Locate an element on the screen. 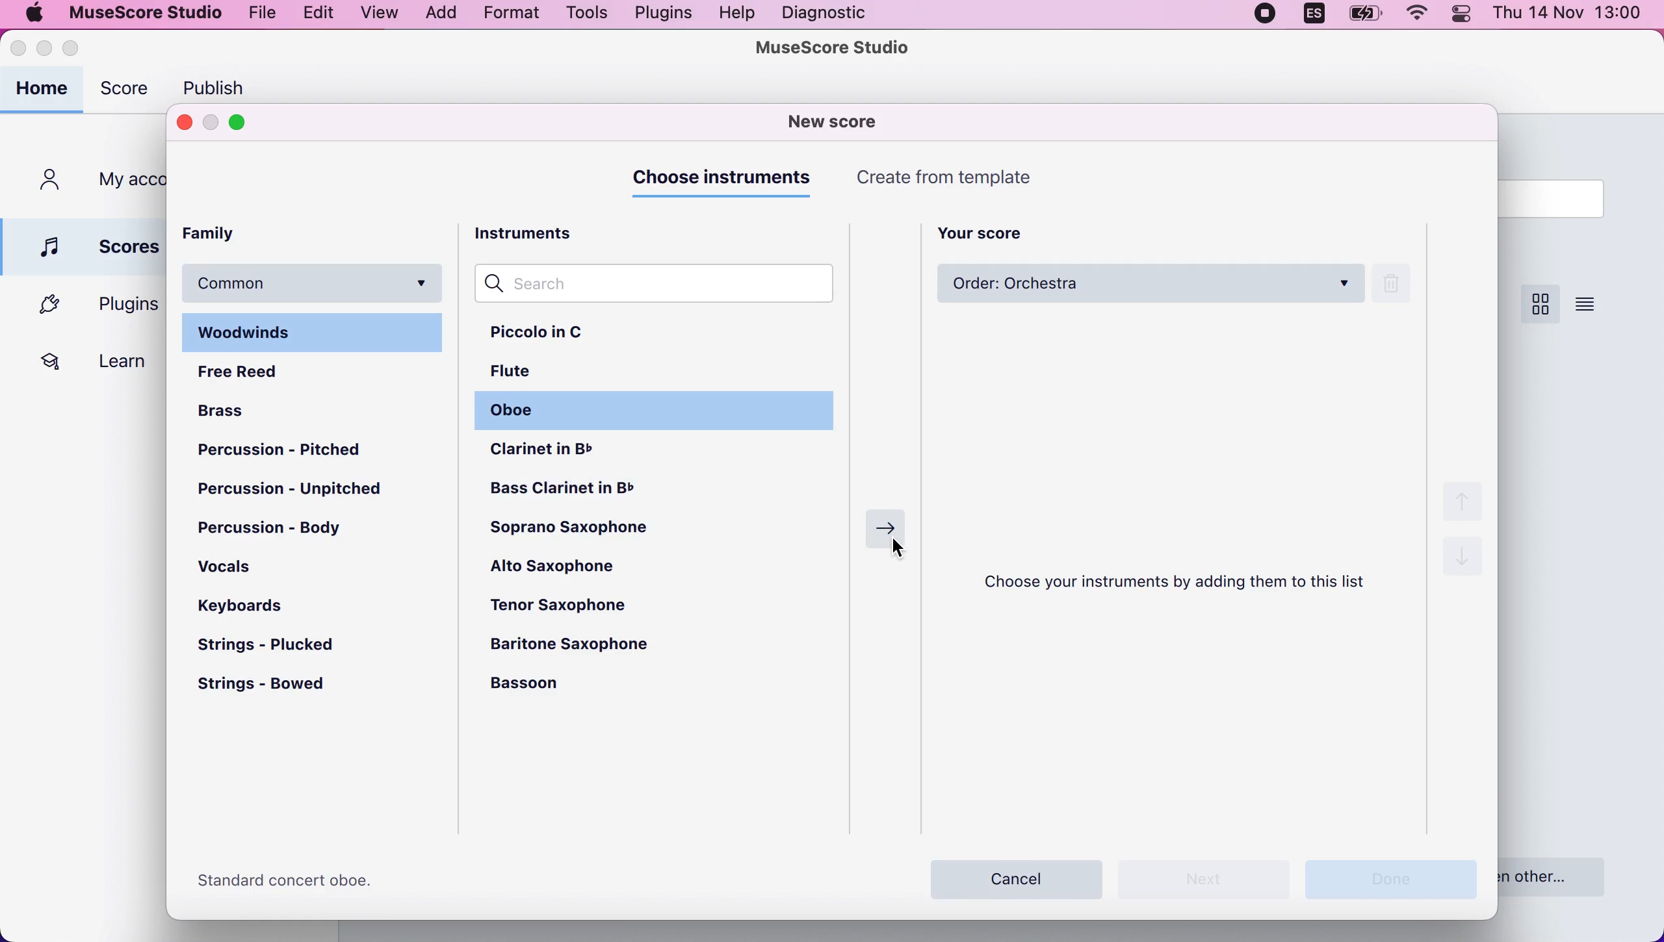 The width and height of the screenshot is (1664, 942). choose instruments is located at coordinates (726, 183).